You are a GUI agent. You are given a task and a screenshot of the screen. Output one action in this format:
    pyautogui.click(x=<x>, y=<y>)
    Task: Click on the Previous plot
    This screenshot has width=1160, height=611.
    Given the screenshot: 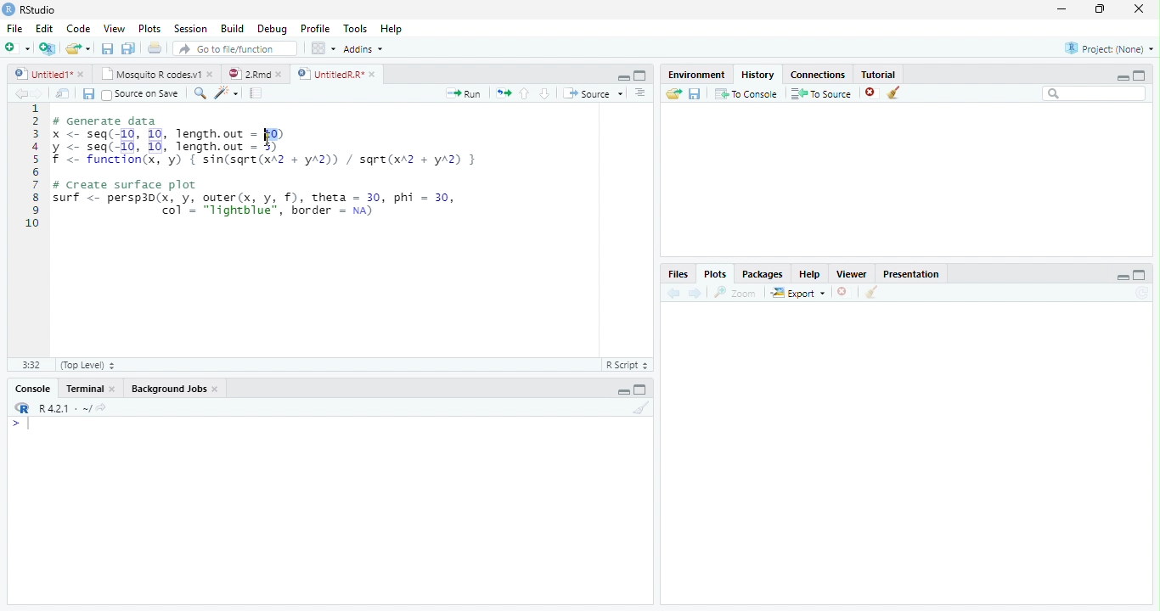 What is the action you would take?
    pyautogui.click(x=673, y=293)
    